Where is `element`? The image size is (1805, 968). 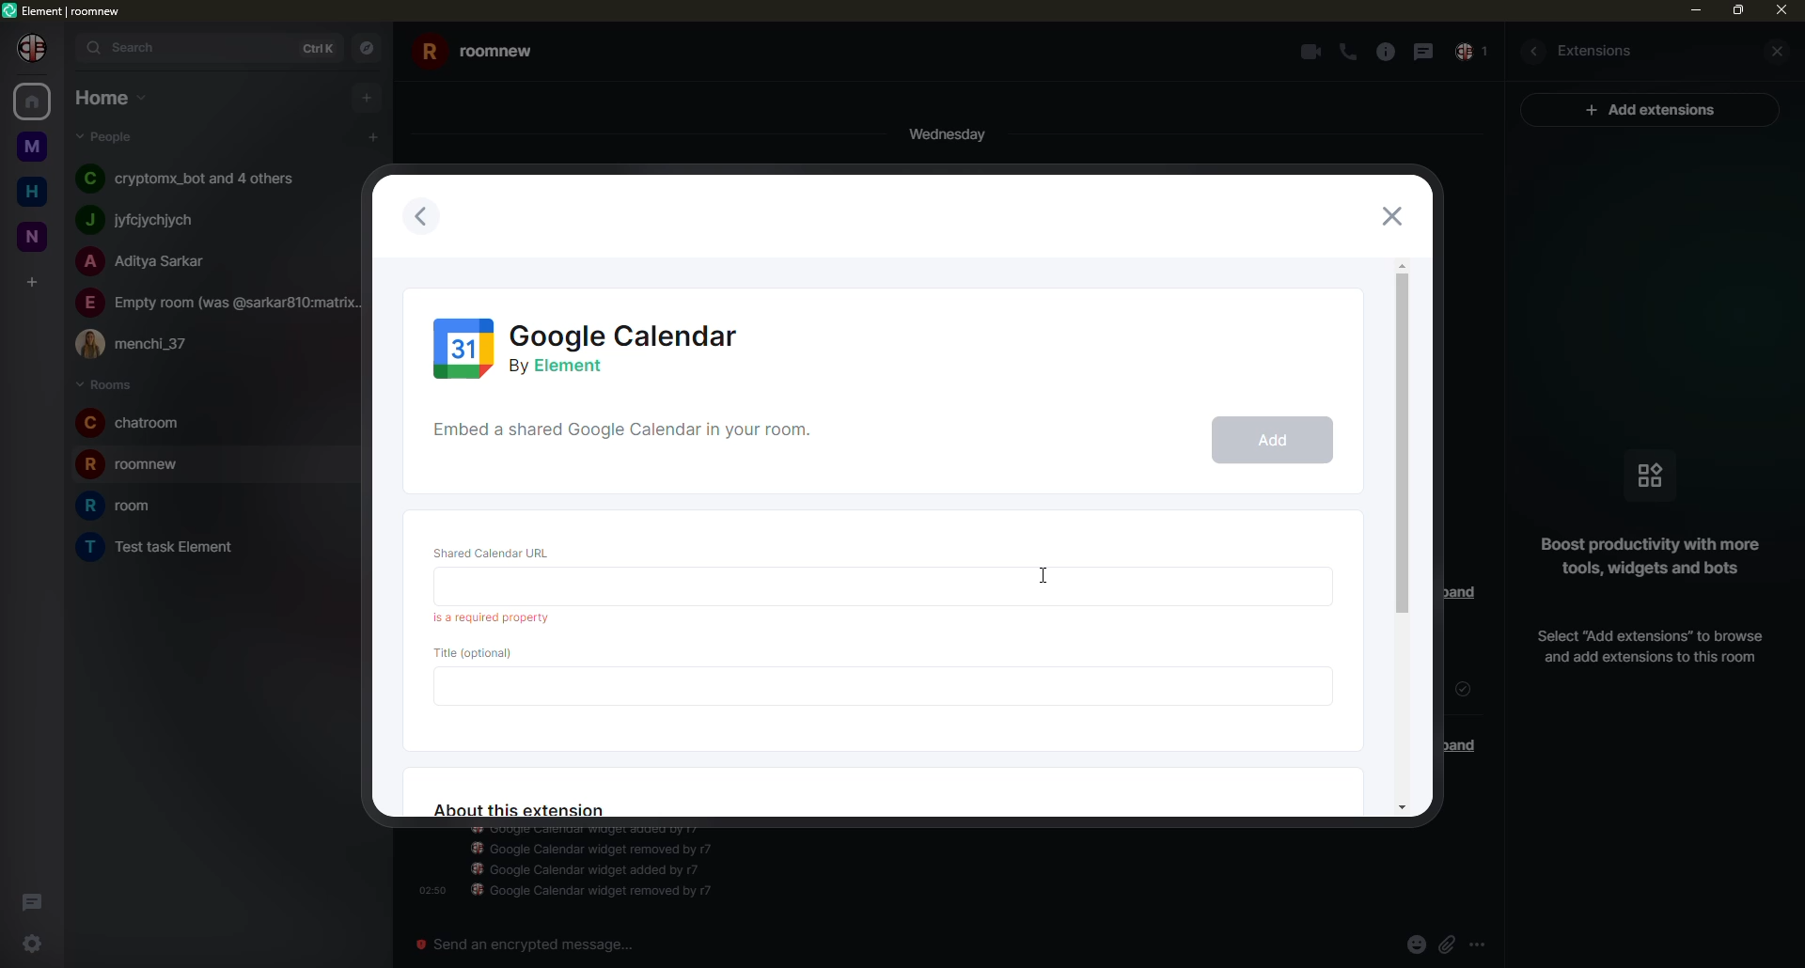
element is located at coordinates (65, 11).